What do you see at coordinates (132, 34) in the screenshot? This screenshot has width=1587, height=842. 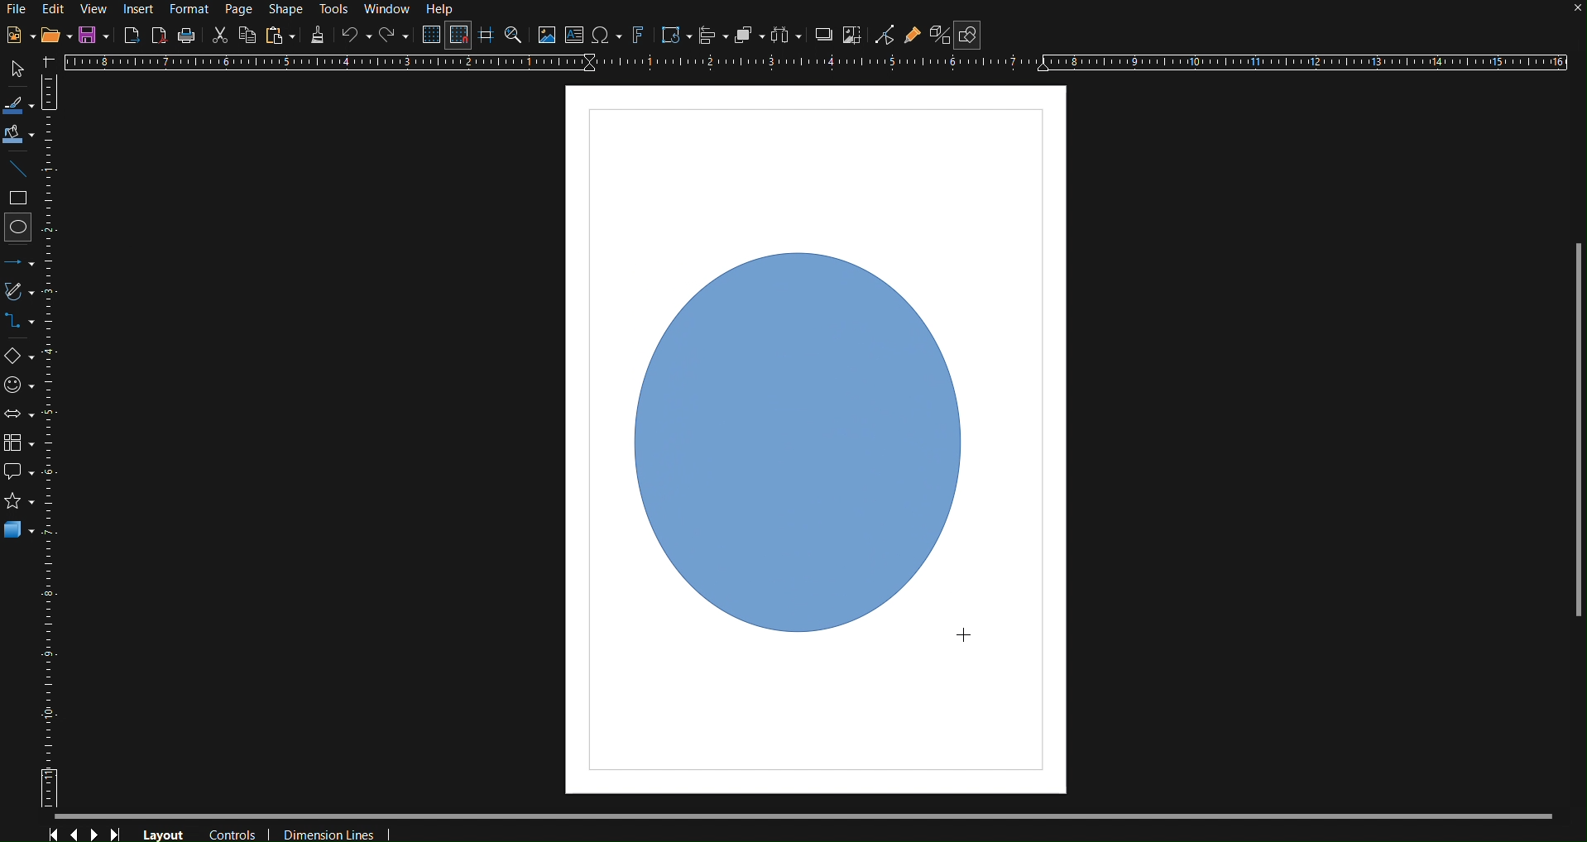 I see `Export` at bounding box center [132, 34].